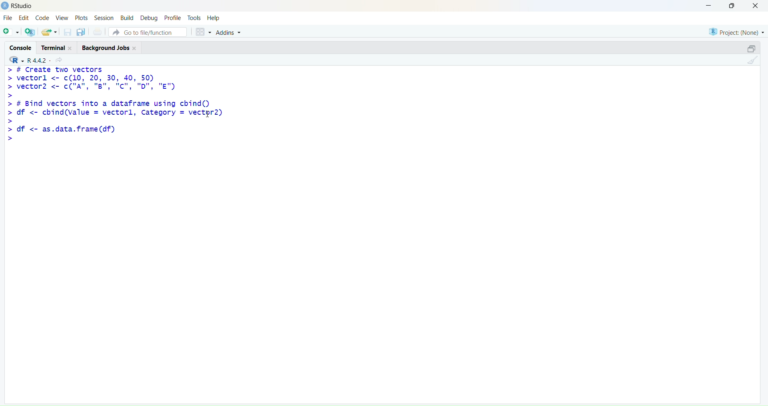 The image size is (768, 406). What do you see at coordinates (43, 17) in the screenshot?
I see `Code` at bounding box center [43, 17].